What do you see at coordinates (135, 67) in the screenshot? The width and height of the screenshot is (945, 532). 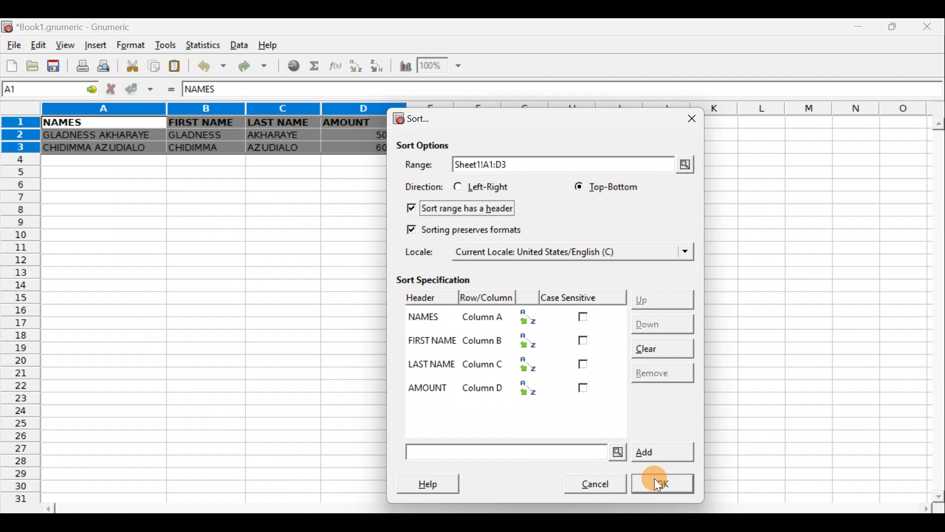 I see `Cut selection` at bounding box center [135, 67].